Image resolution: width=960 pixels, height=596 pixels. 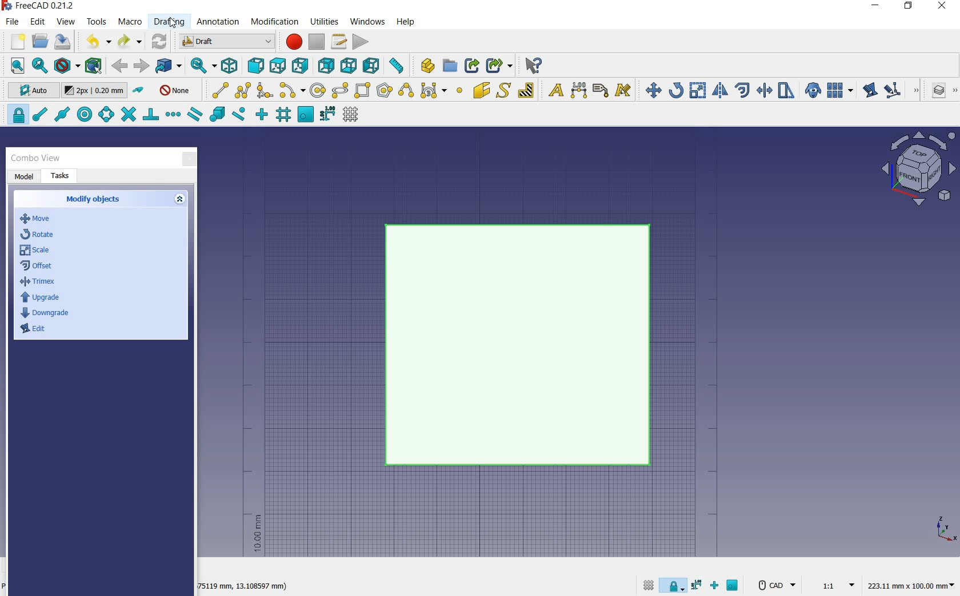 What do you see at coordinates (131, 23) in the screenshot?
I see `macro` at bounding box center [131, 23].